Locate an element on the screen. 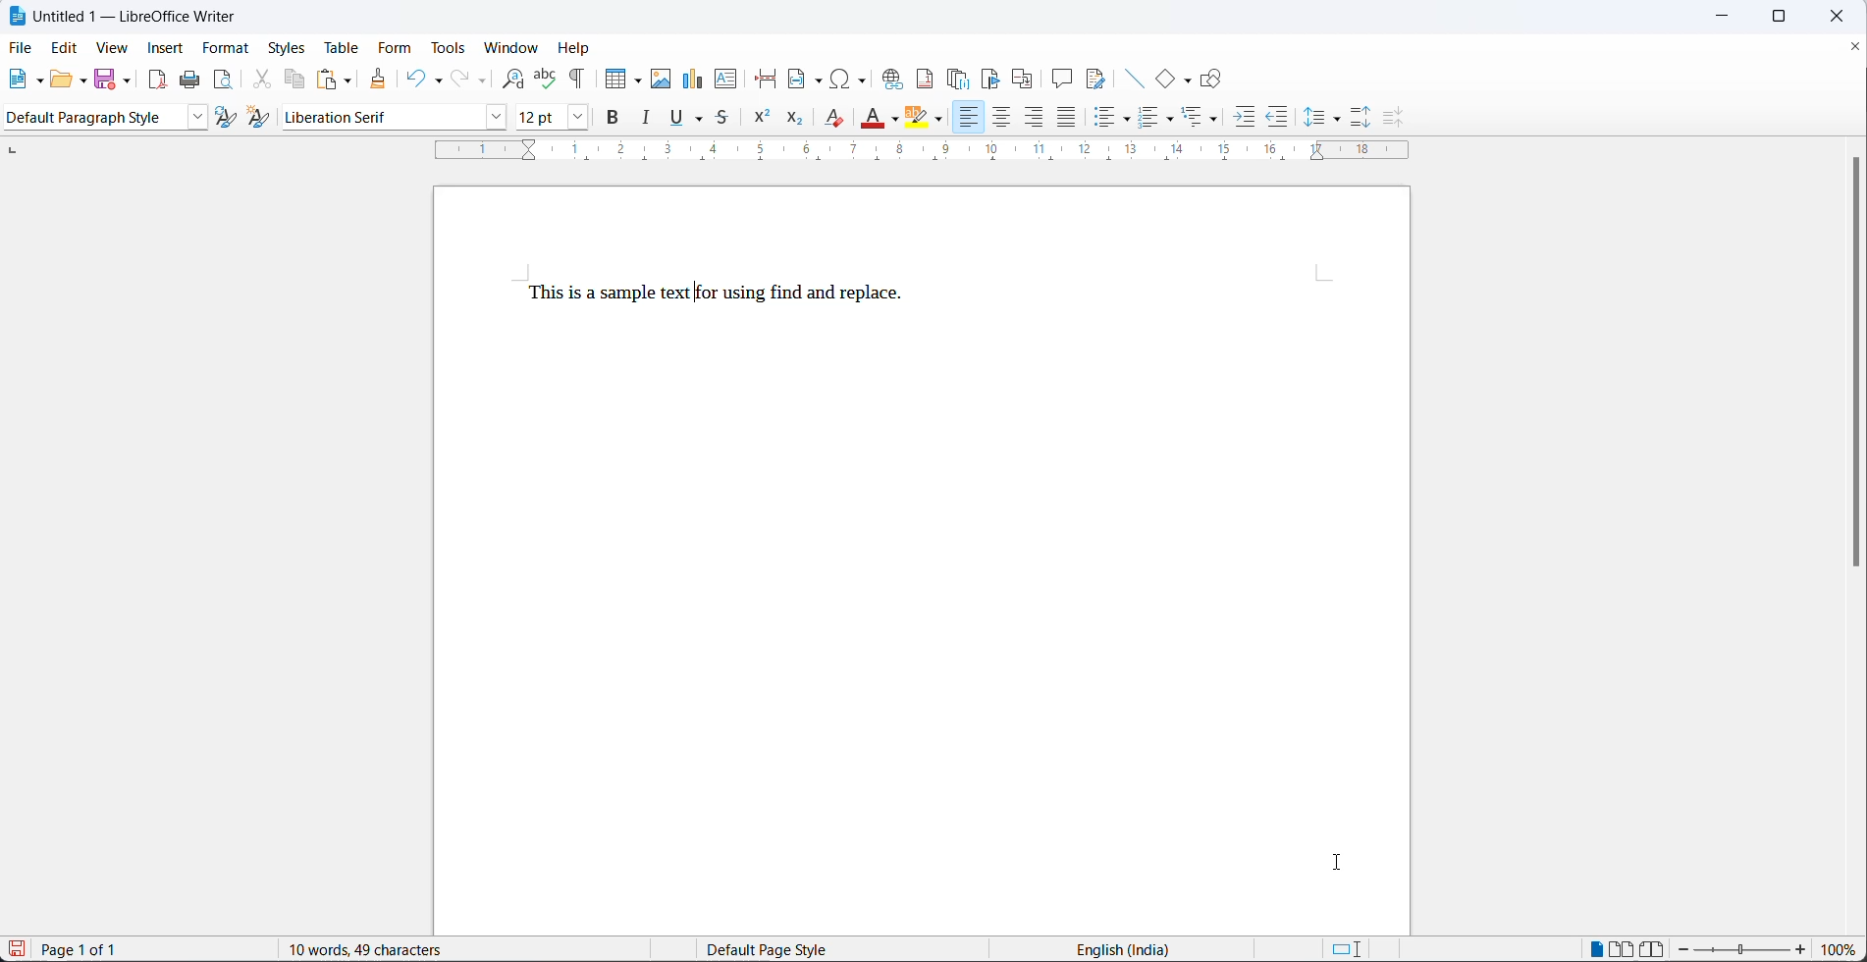 The height and width of the screenshot is (962, 1867). Page 1 of 1 is located at coordinates (85, 949).